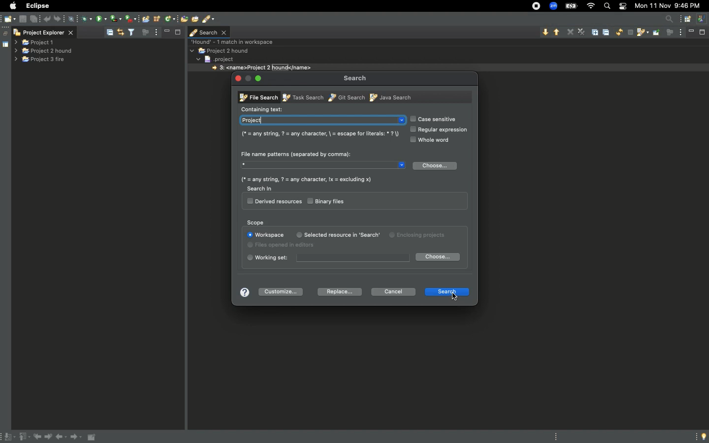 The height and width of the screenshot is (443, 709). Describe the element at coordinates (327, 201) in the screenshot. I see `Binary files` at that location.